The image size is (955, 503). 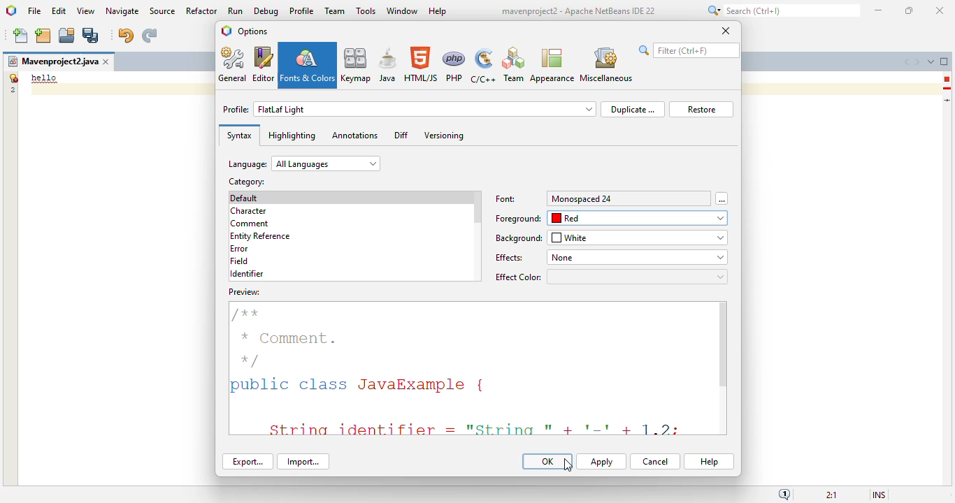 I want to click on duplicate, so click(x=632, y=109).